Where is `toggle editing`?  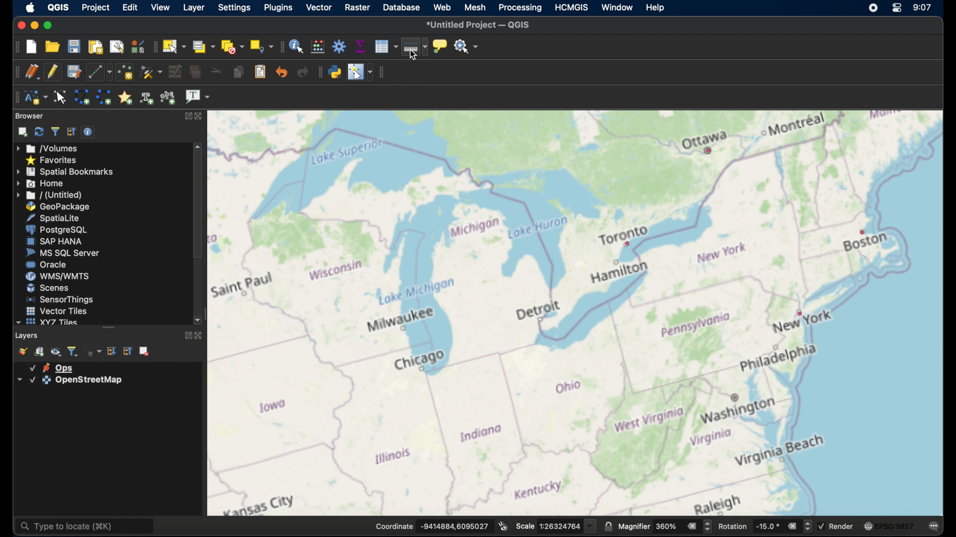 toggle editing is located at coordinates (53, 72).